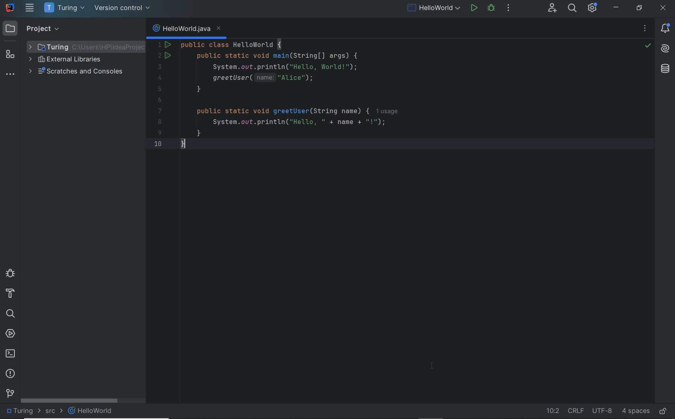 This screenshot has width=675, height=419. What do you see at coordinates (76, 72) in the screenshot?
I see `scratches and consoles` at bounding box center [76, 72].